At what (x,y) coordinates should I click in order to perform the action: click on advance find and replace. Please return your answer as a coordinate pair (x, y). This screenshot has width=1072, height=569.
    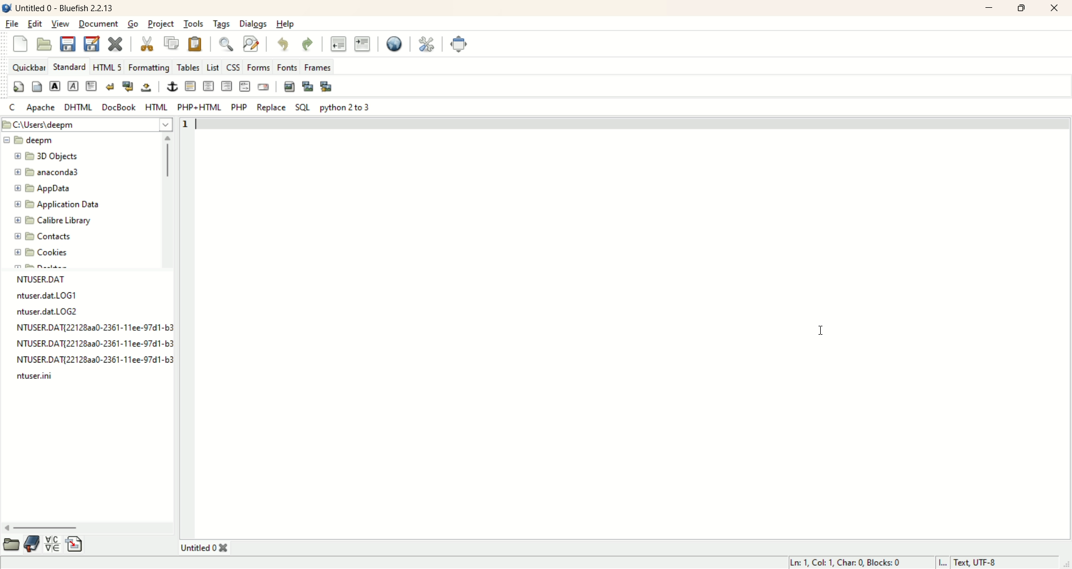
    Looking at the image, I should click on (250, 46).